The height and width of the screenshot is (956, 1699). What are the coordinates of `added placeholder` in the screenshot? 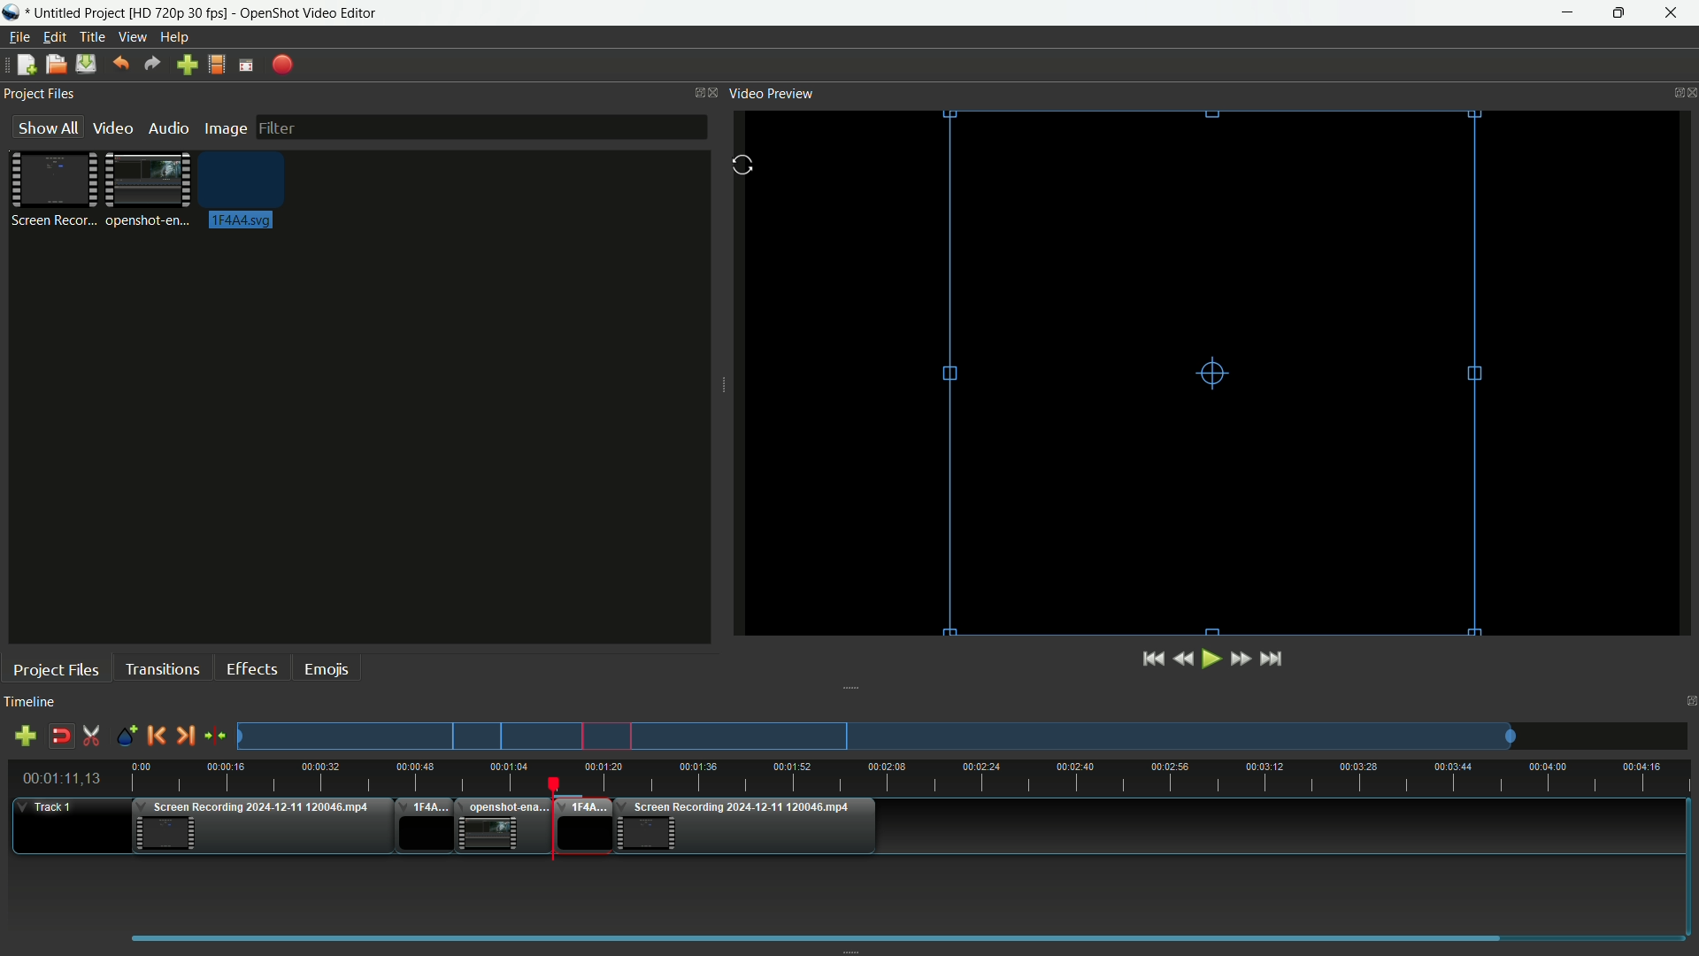 It's located at (424, 828).